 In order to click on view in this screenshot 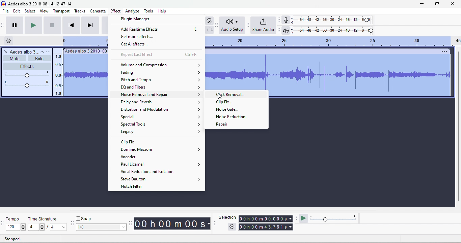, I will do `click(44, 11)`.